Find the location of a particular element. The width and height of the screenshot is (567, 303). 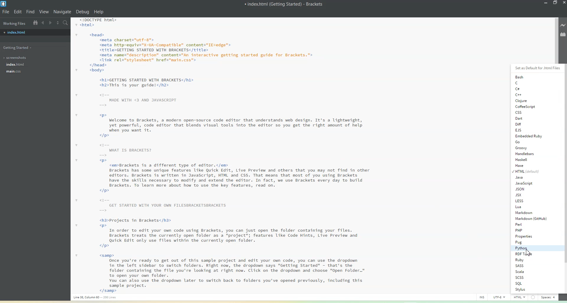

Markdown (Github) is located at coordinates (531, 218).